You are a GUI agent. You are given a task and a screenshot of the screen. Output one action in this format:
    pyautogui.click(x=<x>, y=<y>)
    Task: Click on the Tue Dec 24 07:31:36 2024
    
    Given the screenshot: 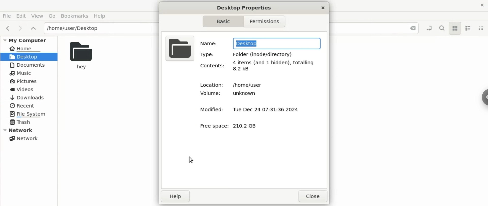 What is the action you would take?
    pyautogui.click(x=265, y=111)
    